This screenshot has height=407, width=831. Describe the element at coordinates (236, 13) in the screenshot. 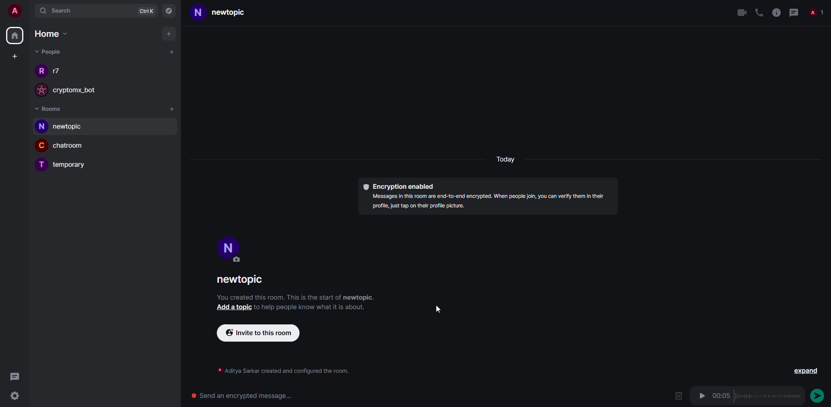

I see `room` at that location.